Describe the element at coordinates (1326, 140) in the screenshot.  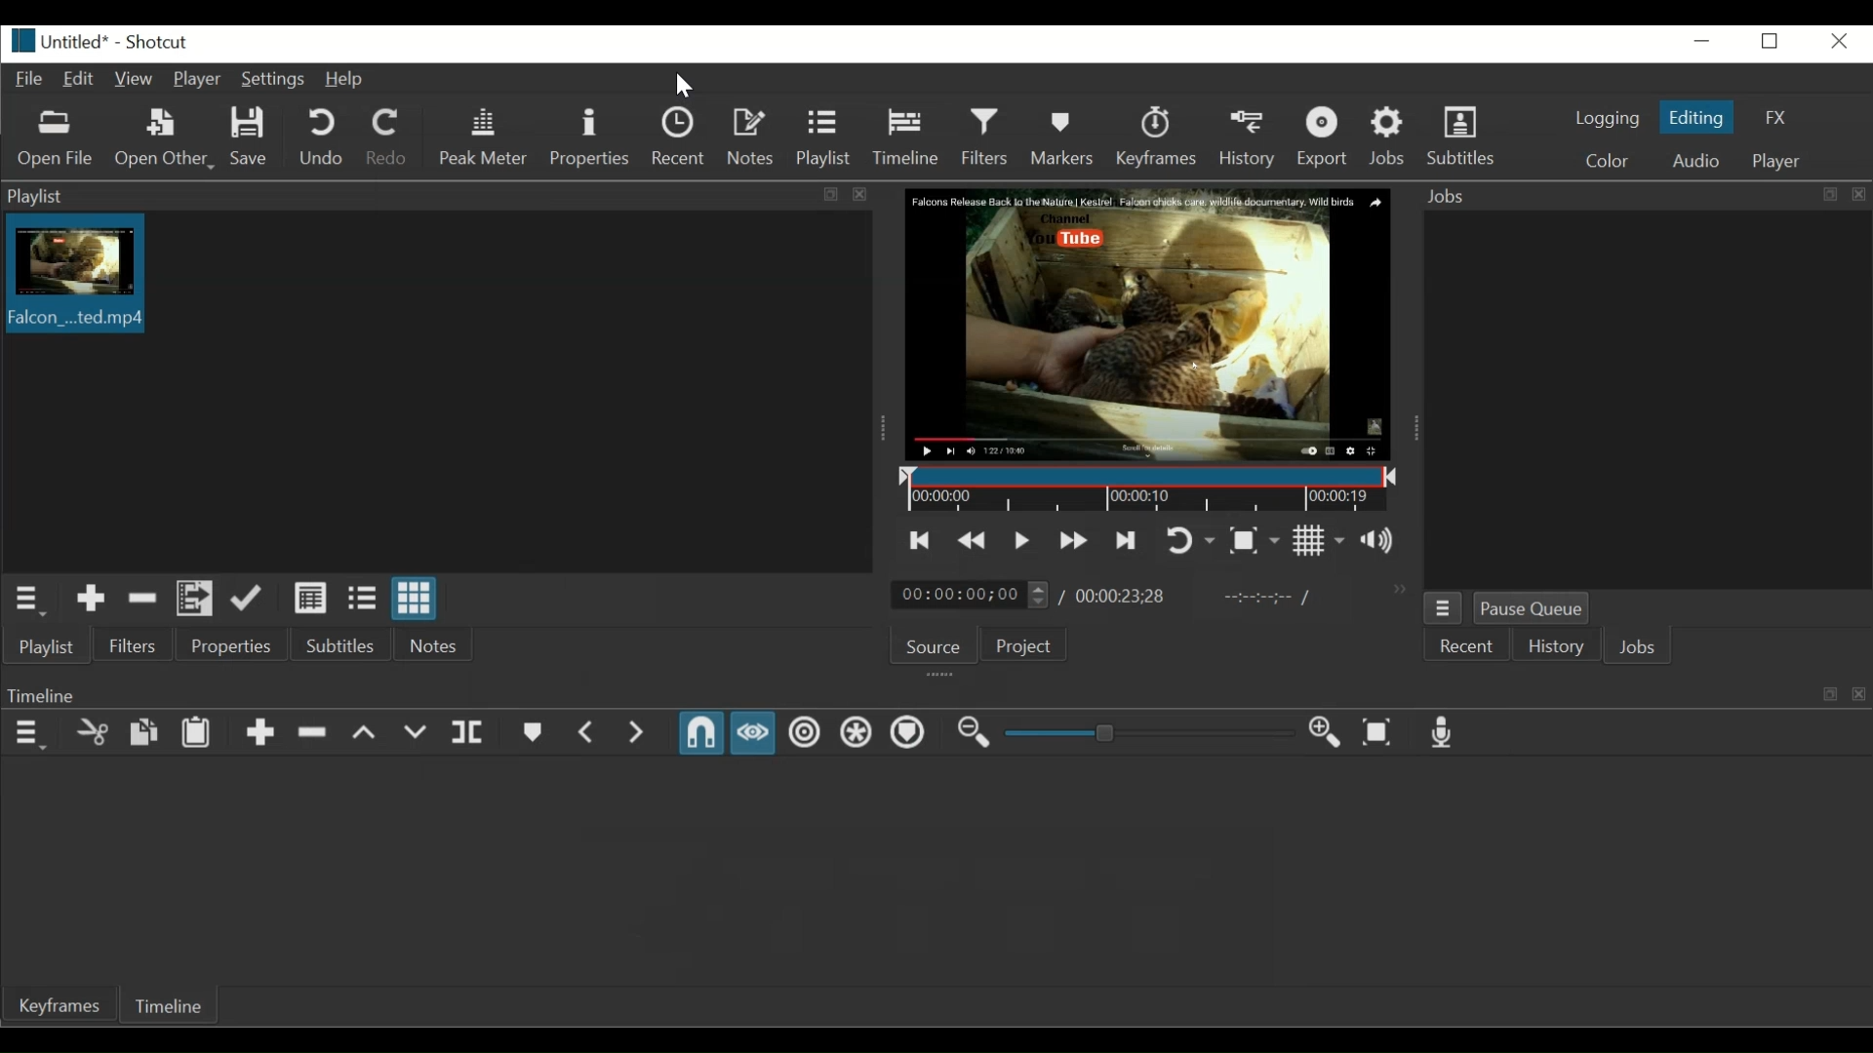
I see `Export` at that location.